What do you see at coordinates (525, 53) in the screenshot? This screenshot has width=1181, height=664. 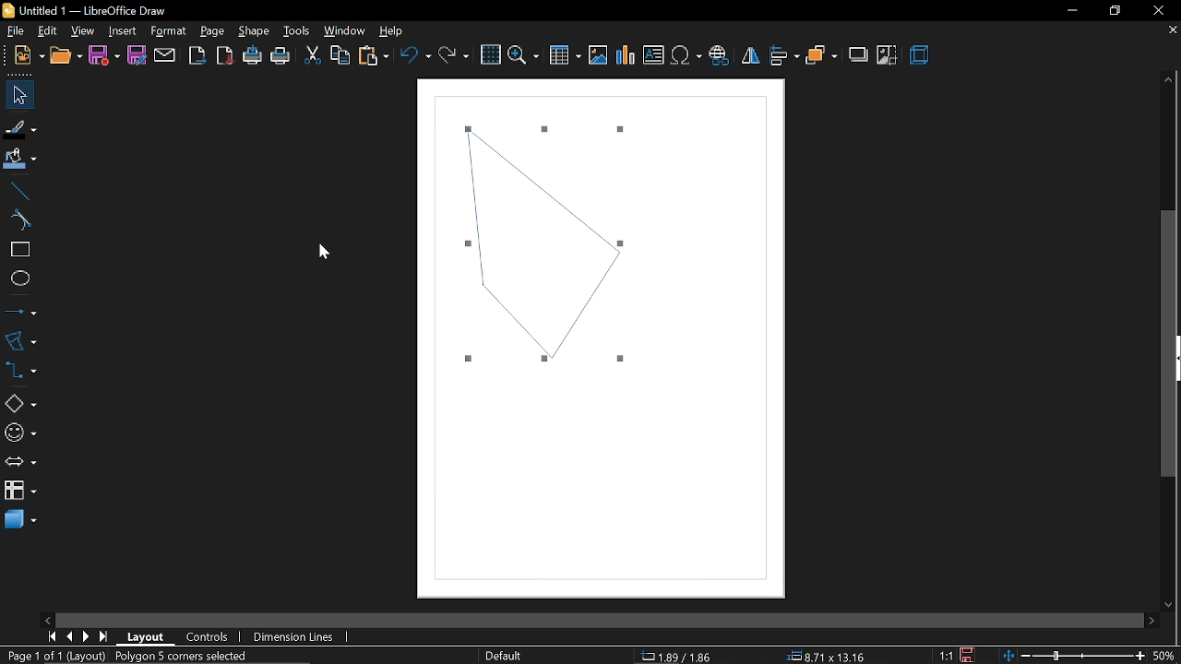 I see `zoom` at bounding box center [525, 53].